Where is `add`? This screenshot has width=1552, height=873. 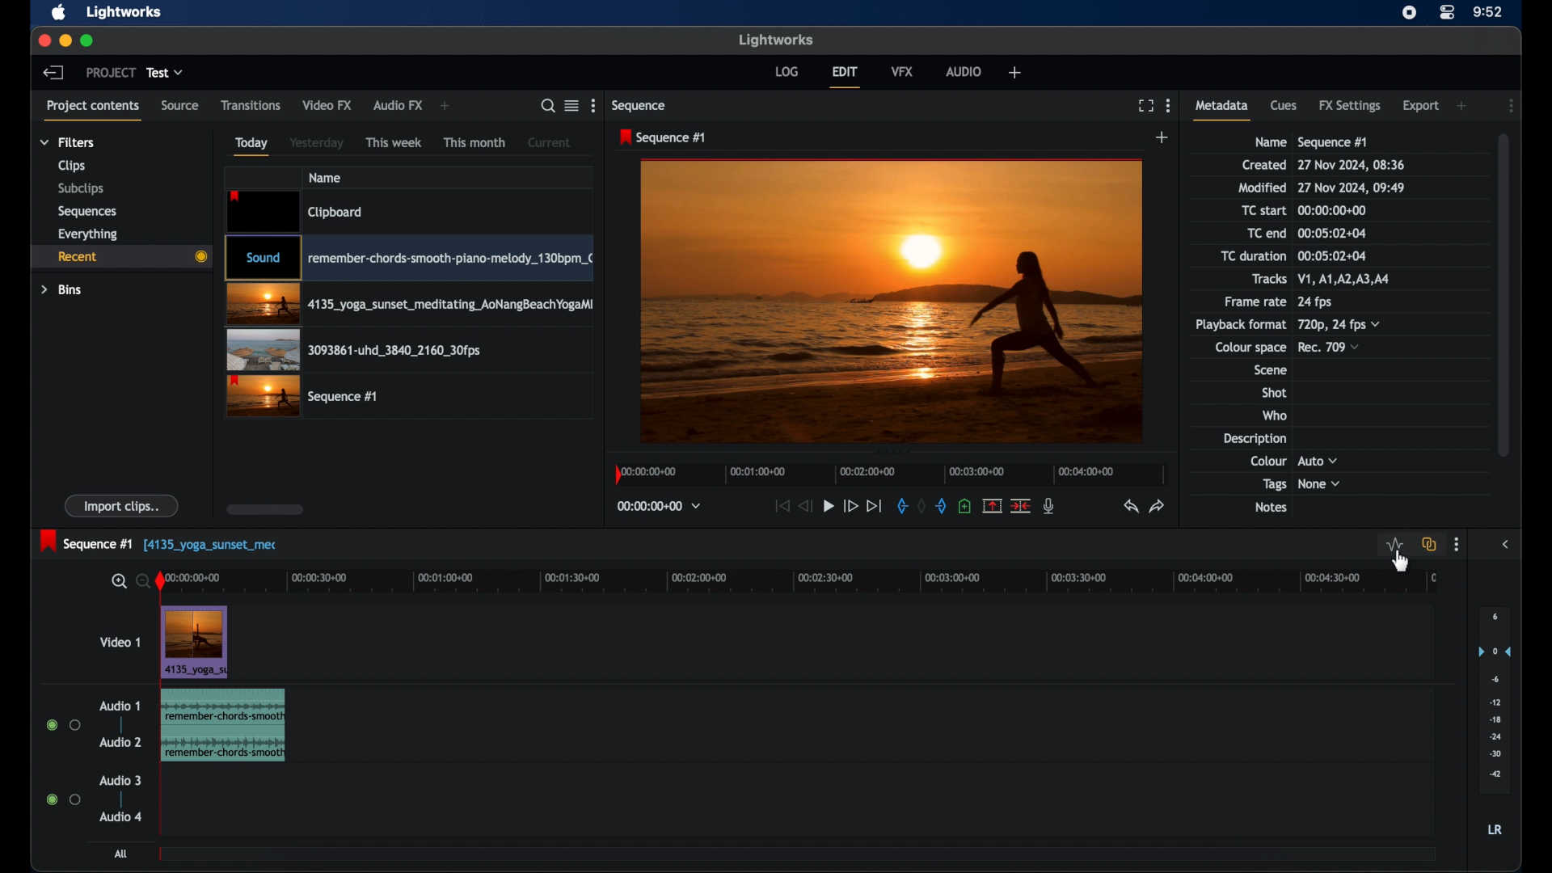
add is located at coordinates (1463, 105).